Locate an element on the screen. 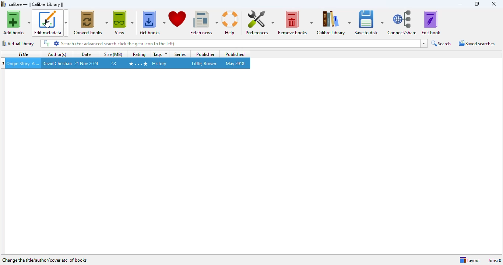 This screenshot has height=265, width=503. preferences is located at coordinates (260, 22).